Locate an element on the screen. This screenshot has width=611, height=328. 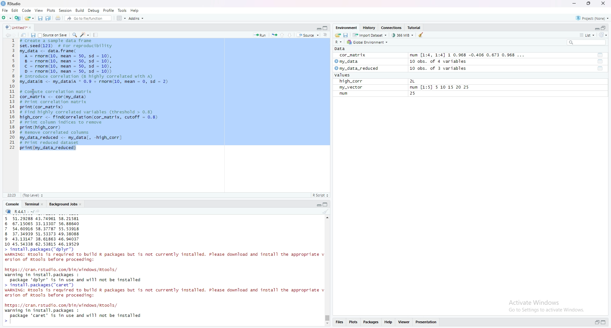
Addins is located at coordinates (137, 18).